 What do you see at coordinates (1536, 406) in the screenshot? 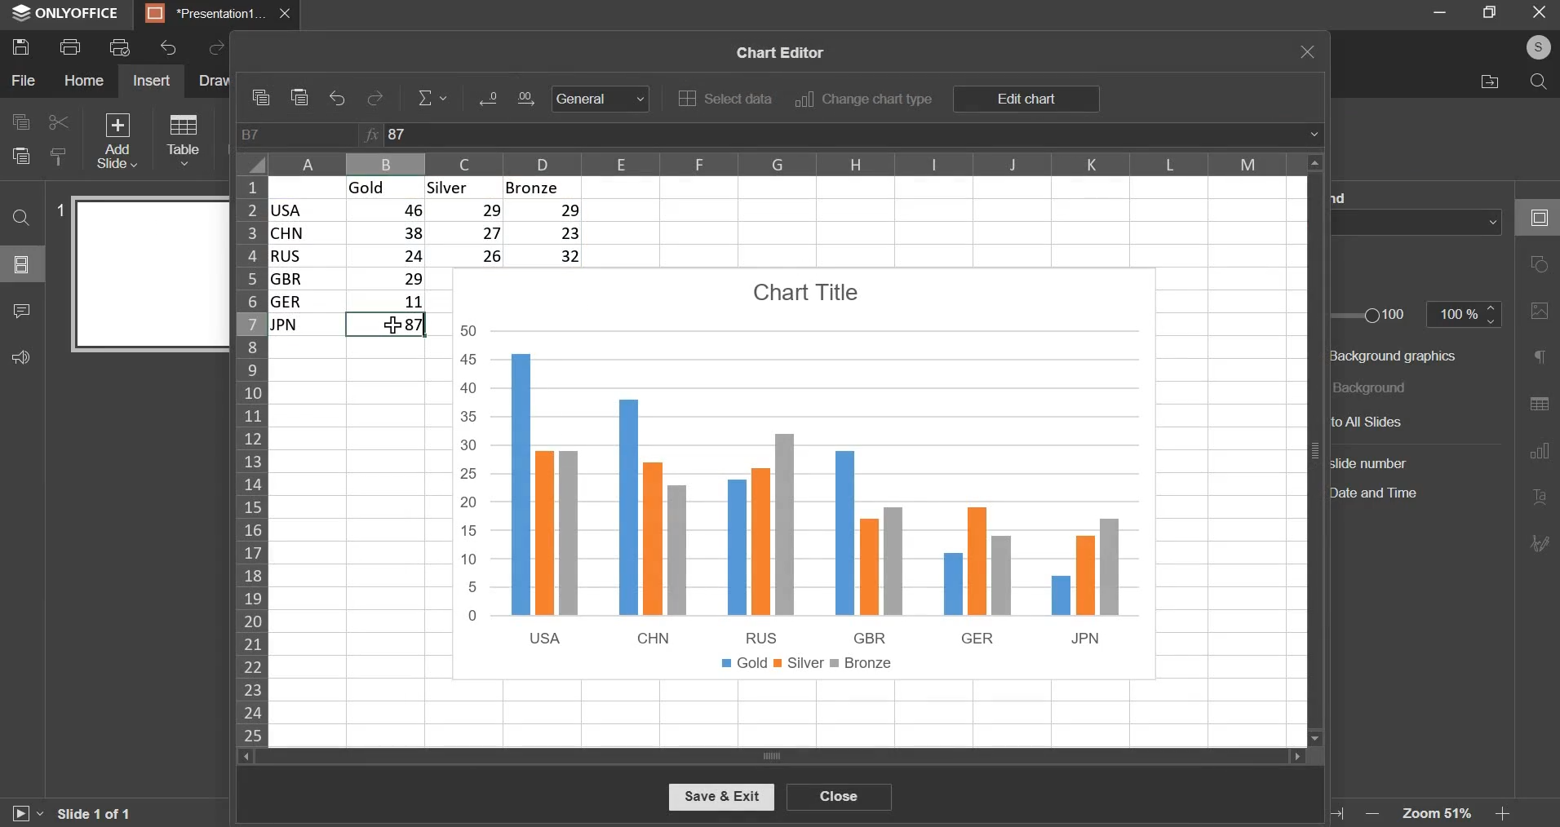
I see `table settings` at bounding box center [1536, 406].